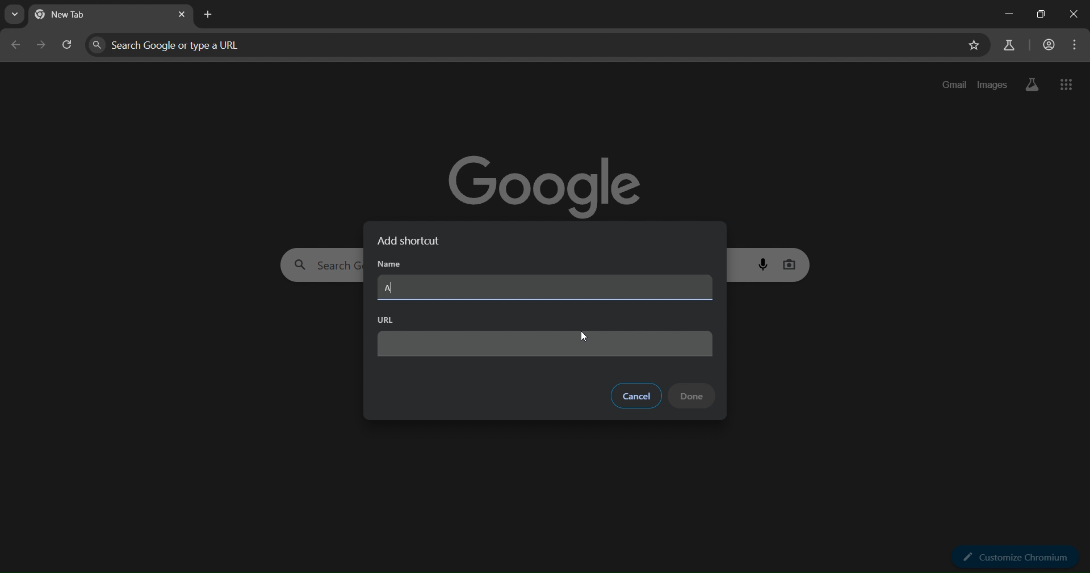  What do you see at coordinates (584, 338) in the screenshot?
I see `cursor` at bounding box center [584, 338].